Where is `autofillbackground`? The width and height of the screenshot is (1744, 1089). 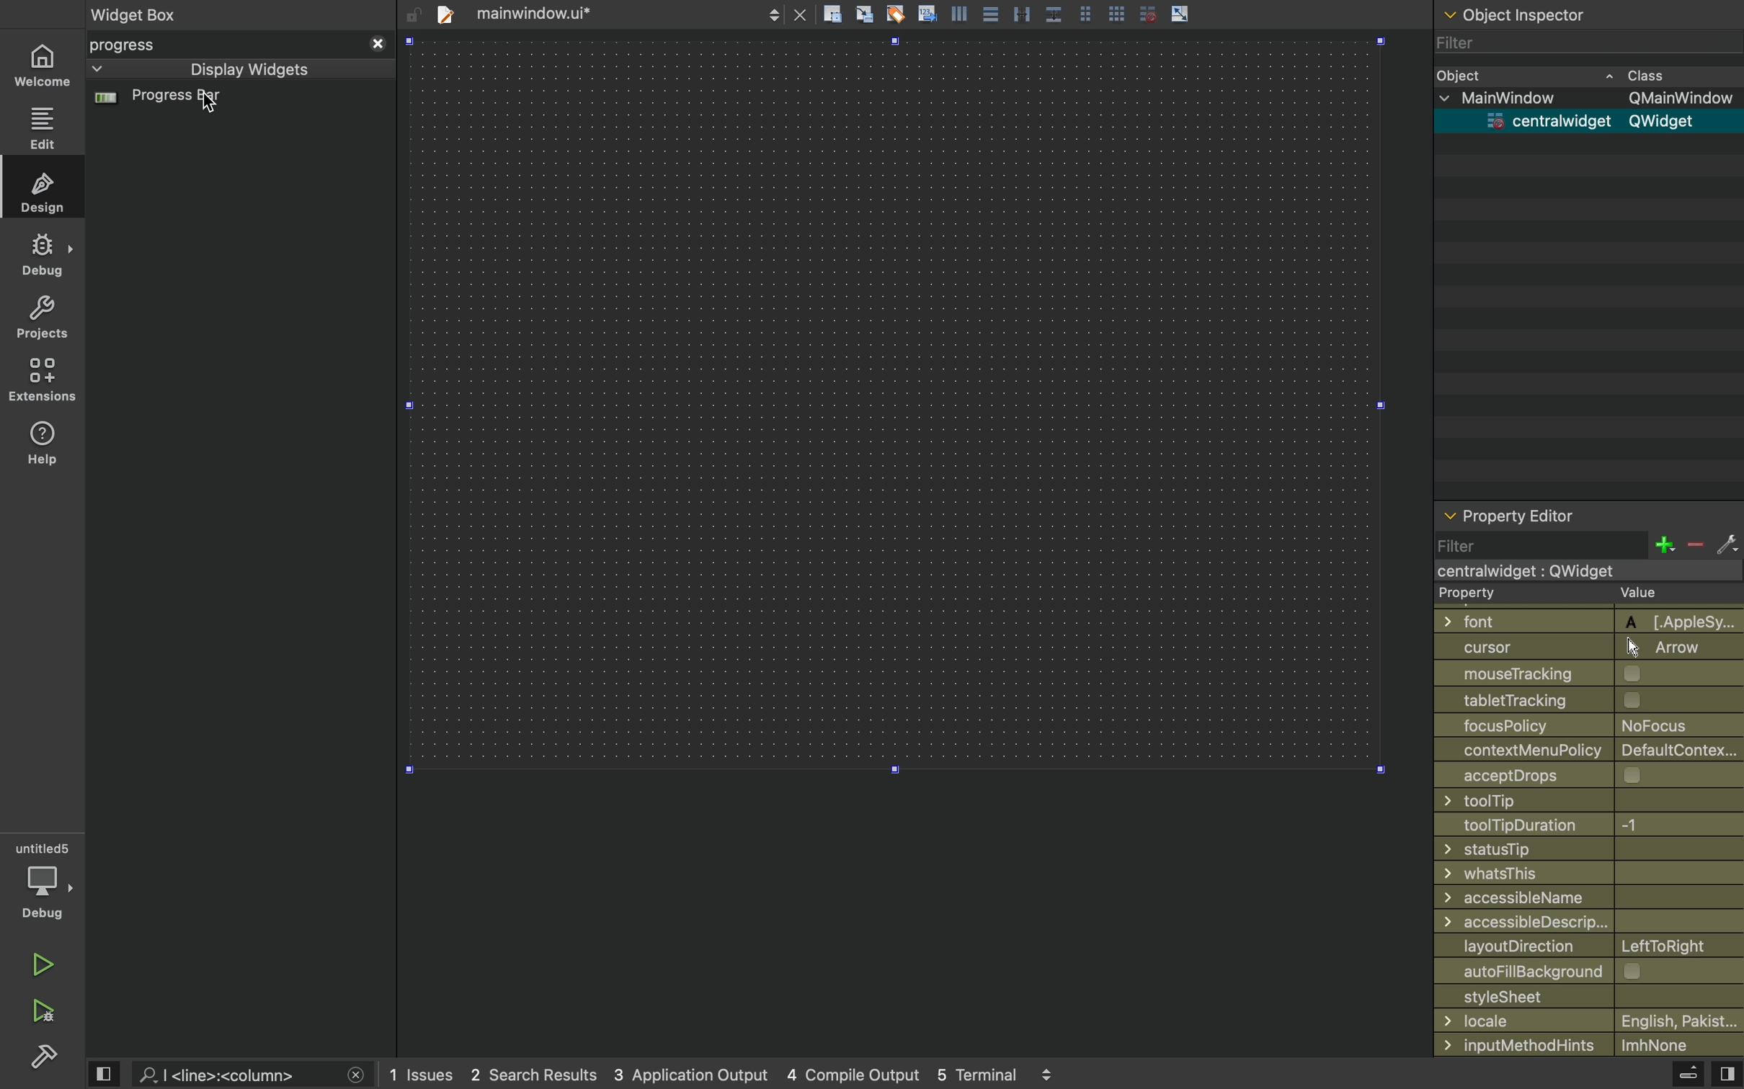 autofillbackground is located at coordinates (1593, 971).